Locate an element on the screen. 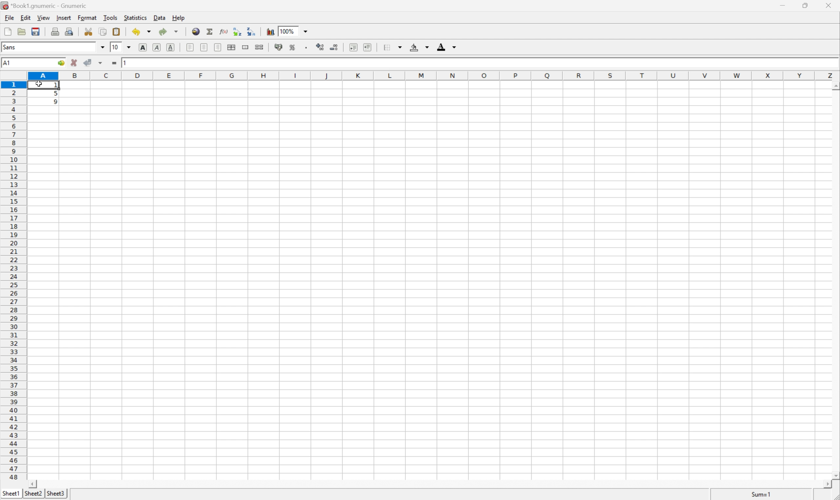 This screenshot has width=840, height=500. minimize is located at coordinates (784, 4).